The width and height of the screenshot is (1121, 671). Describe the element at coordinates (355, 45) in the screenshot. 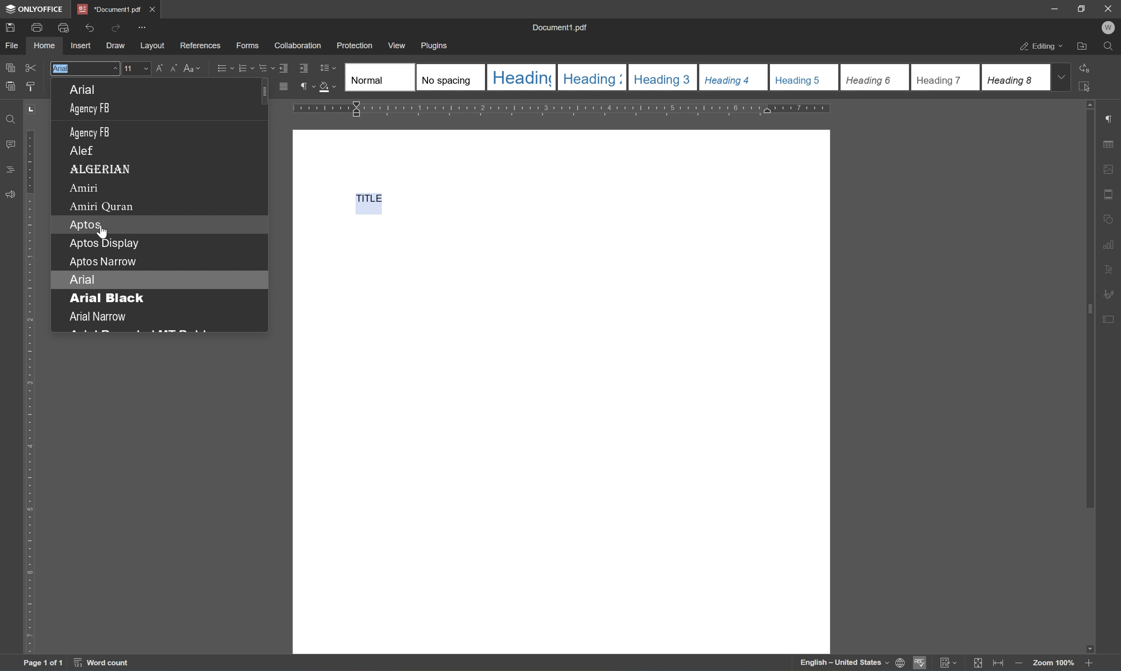

I see `protection` at that location.